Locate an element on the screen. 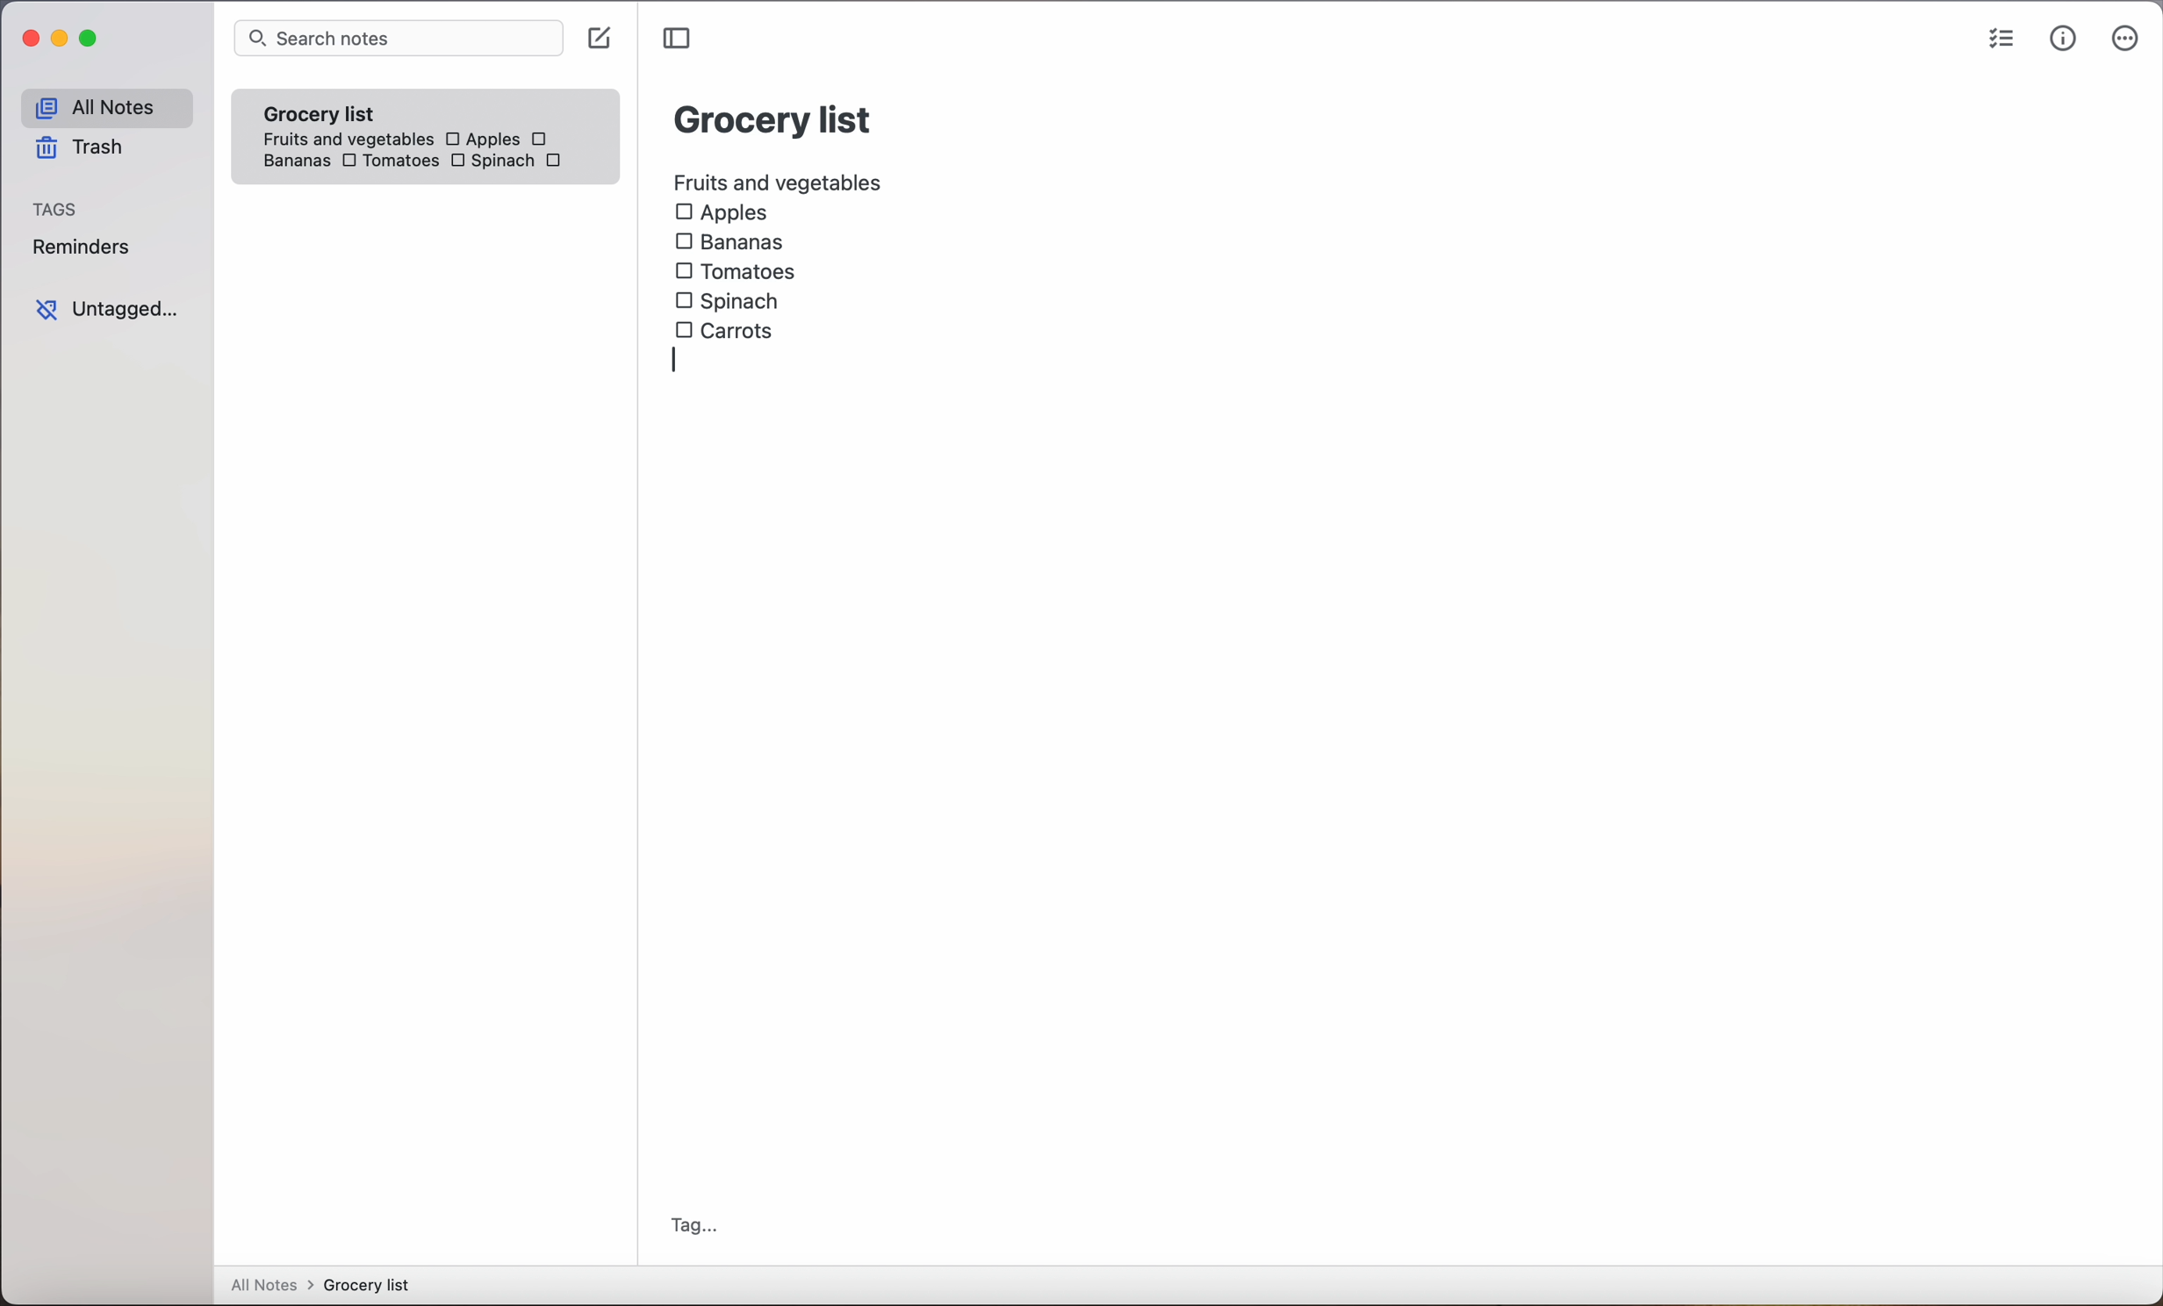  more options is located at coordinates (2125, 42).